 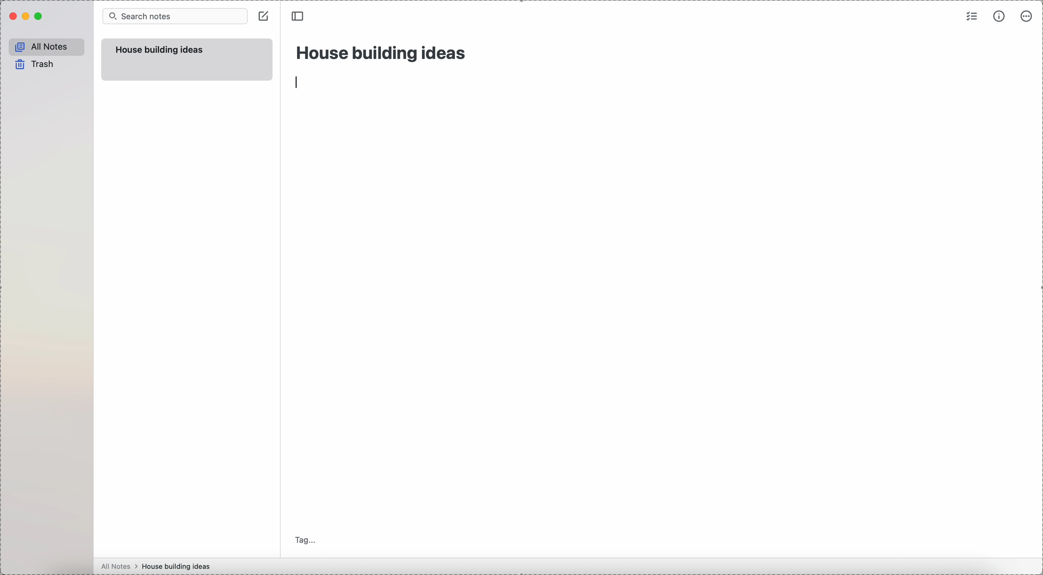 I want to click on tag, so click(x=307, y=539).